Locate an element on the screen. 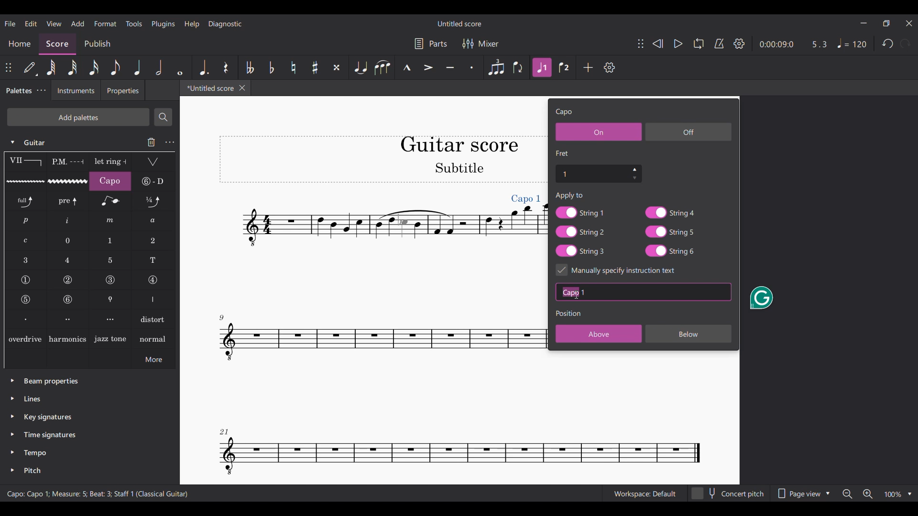  Zoom options is located at coordinates (898, 494).